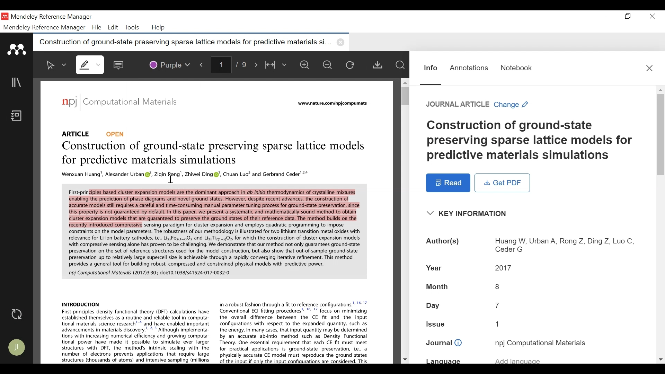  What do you see at coordinates (277, 65) in the screenshot?
I see `Fit to Width` at bounding box center [277, 65].